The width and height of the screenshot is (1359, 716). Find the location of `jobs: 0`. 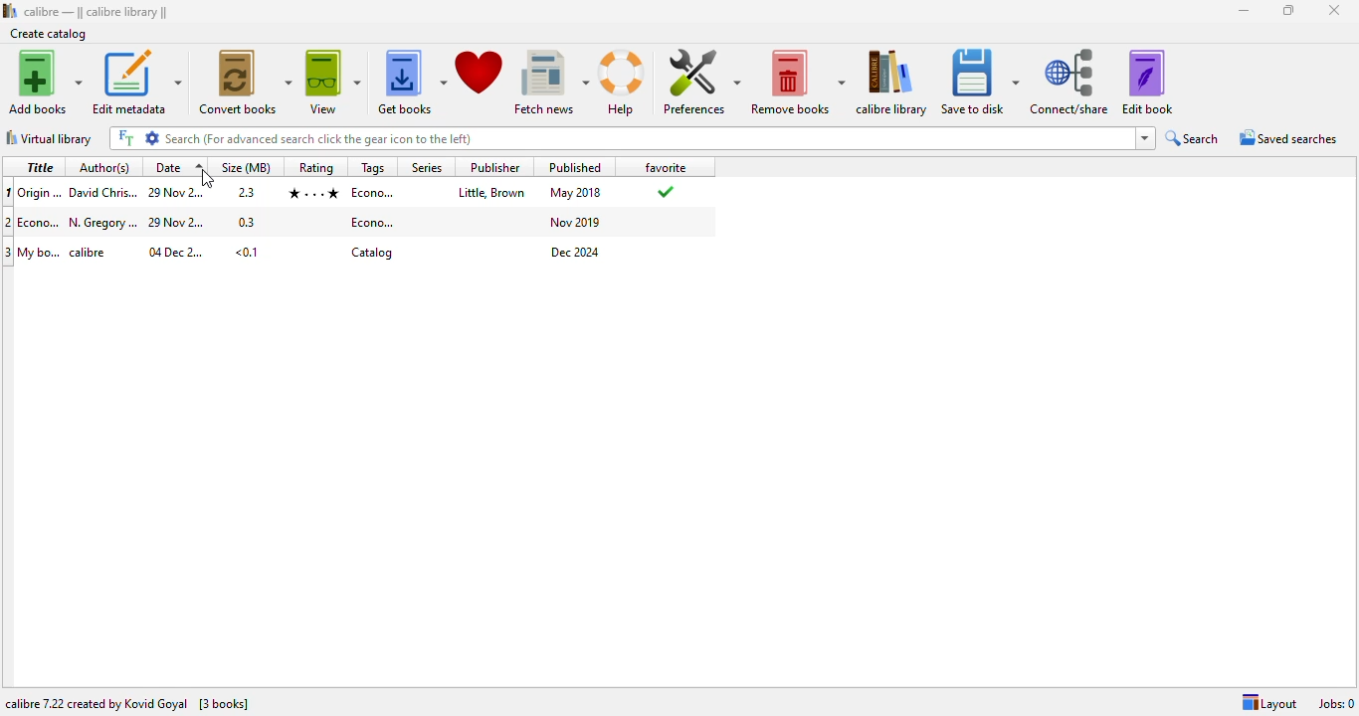

jobs: 0 is located at coordinates (1336, 704).